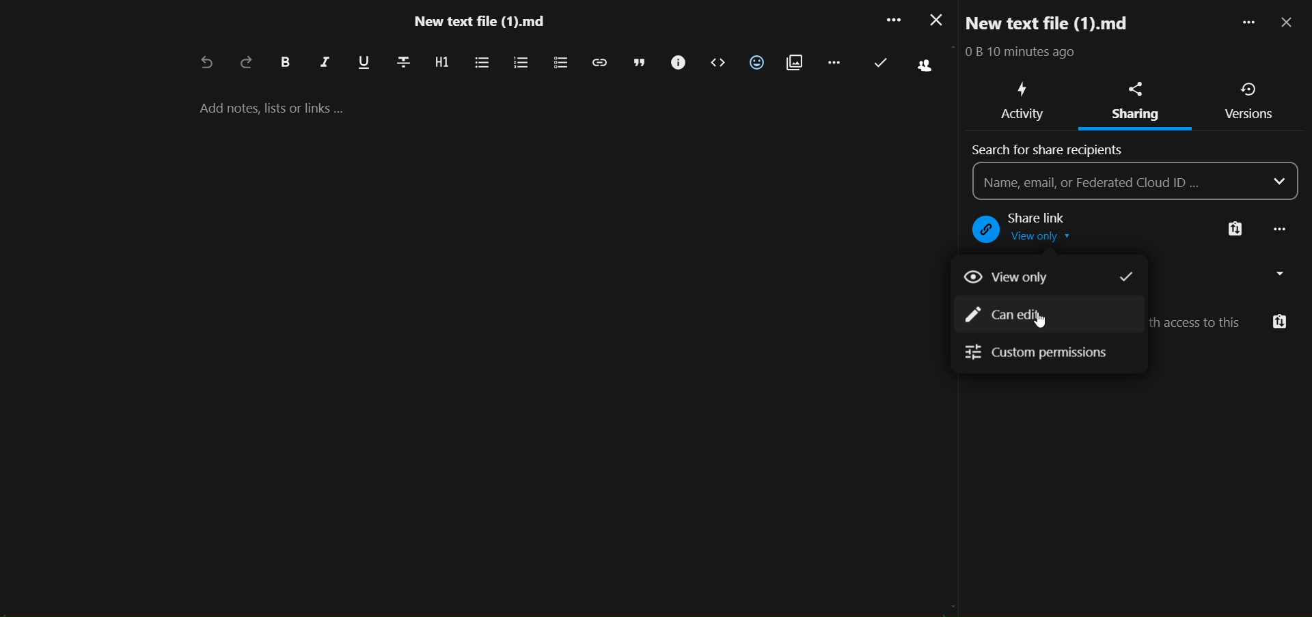 The height and width of the screenshot is (617, 1312). Describe the element at coordinates (1284, 274) in the screenshot. I see `dropdown` at that location.